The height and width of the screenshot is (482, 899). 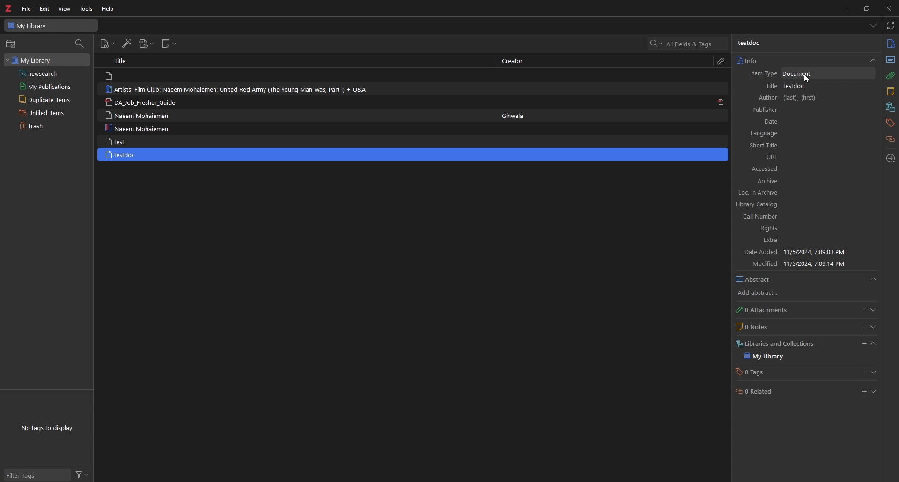 I want to click on Call Number, so click(x=803, y=218).